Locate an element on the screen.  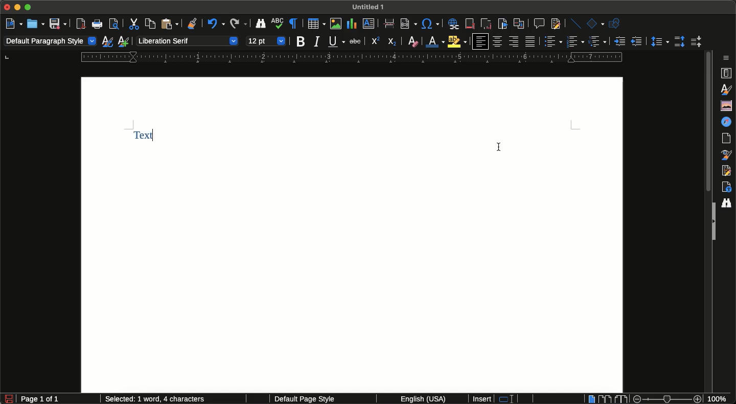
Maximize is located at coordinates (29, 7).